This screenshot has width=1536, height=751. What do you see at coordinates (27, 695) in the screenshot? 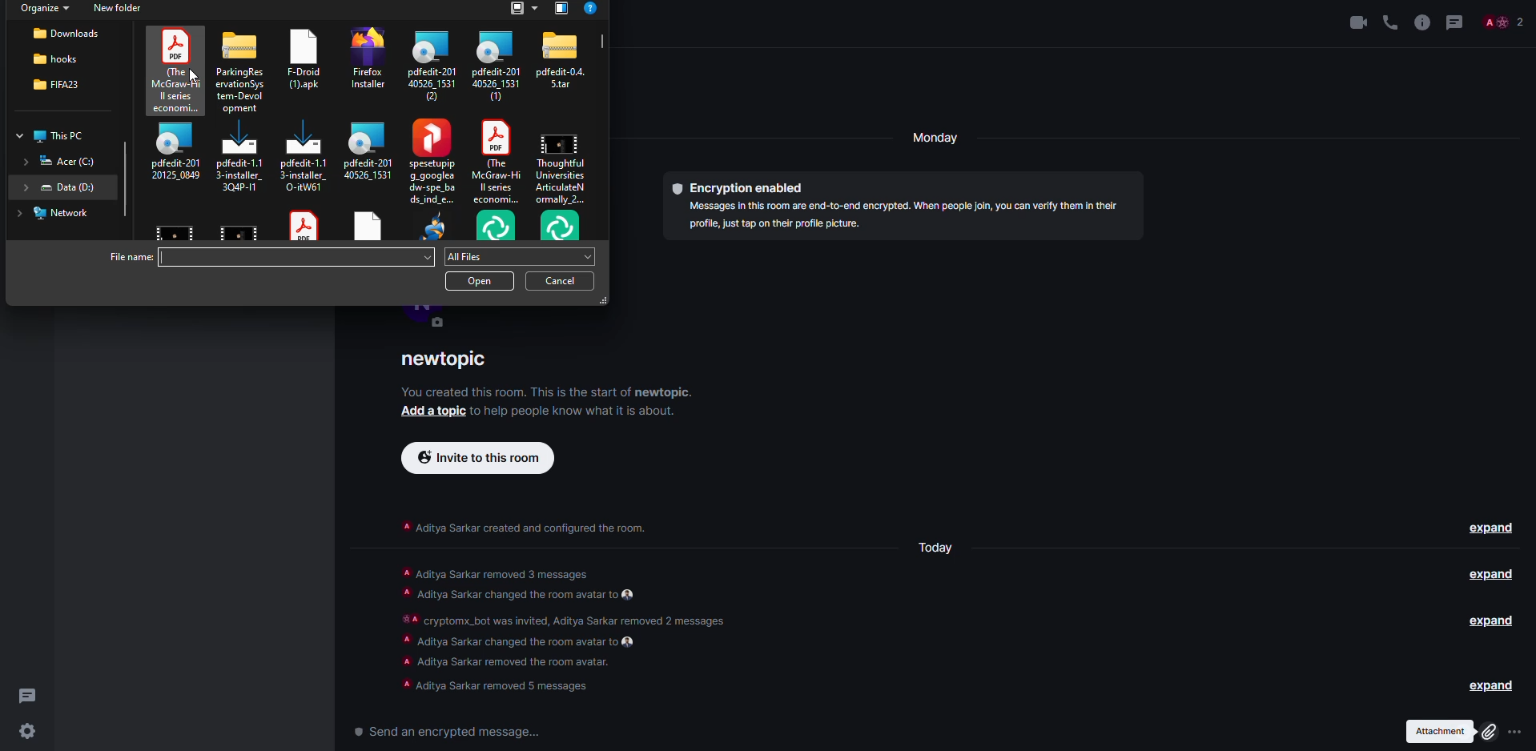
I see `threads` at bounding box center [27, 695].